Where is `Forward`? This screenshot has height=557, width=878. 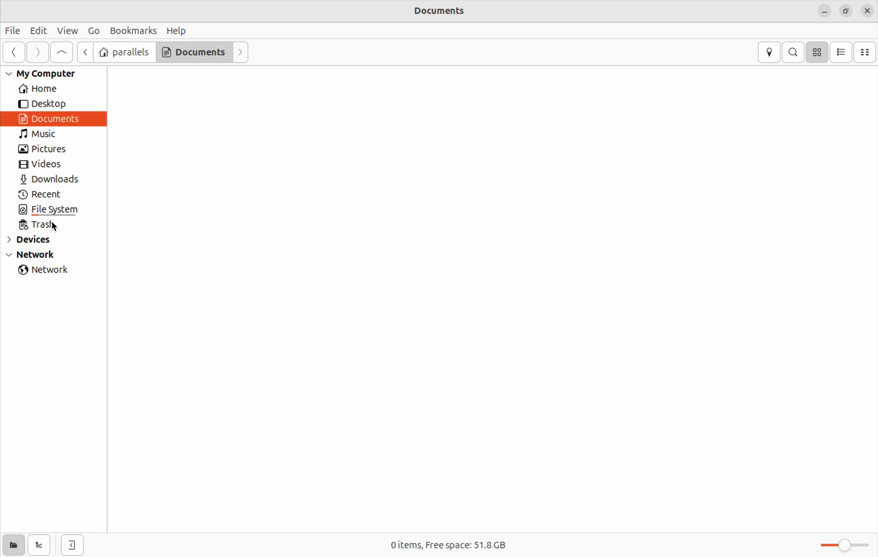
Forward is located at coordinates (37, 52).